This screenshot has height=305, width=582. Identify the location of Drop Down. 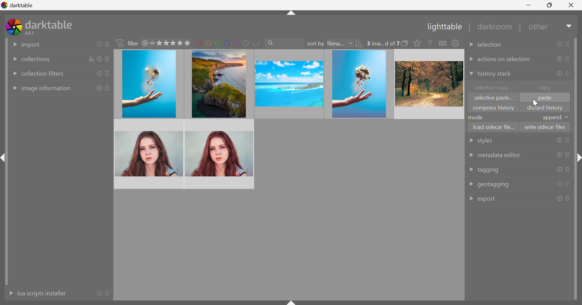
(12, 60).